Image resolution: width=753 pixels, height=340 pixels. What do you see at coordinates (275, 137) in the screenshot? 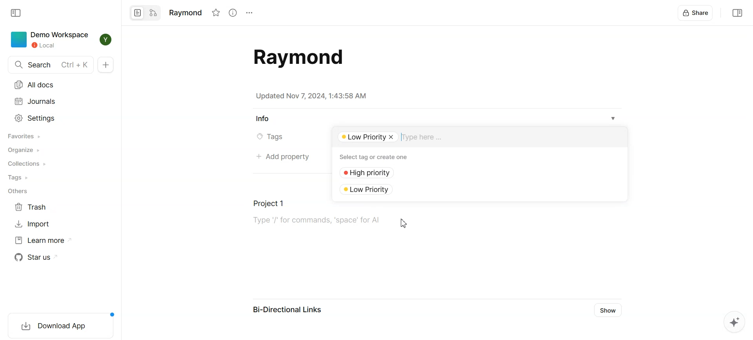
I see `© Tags` at bounding box center [275, 137].